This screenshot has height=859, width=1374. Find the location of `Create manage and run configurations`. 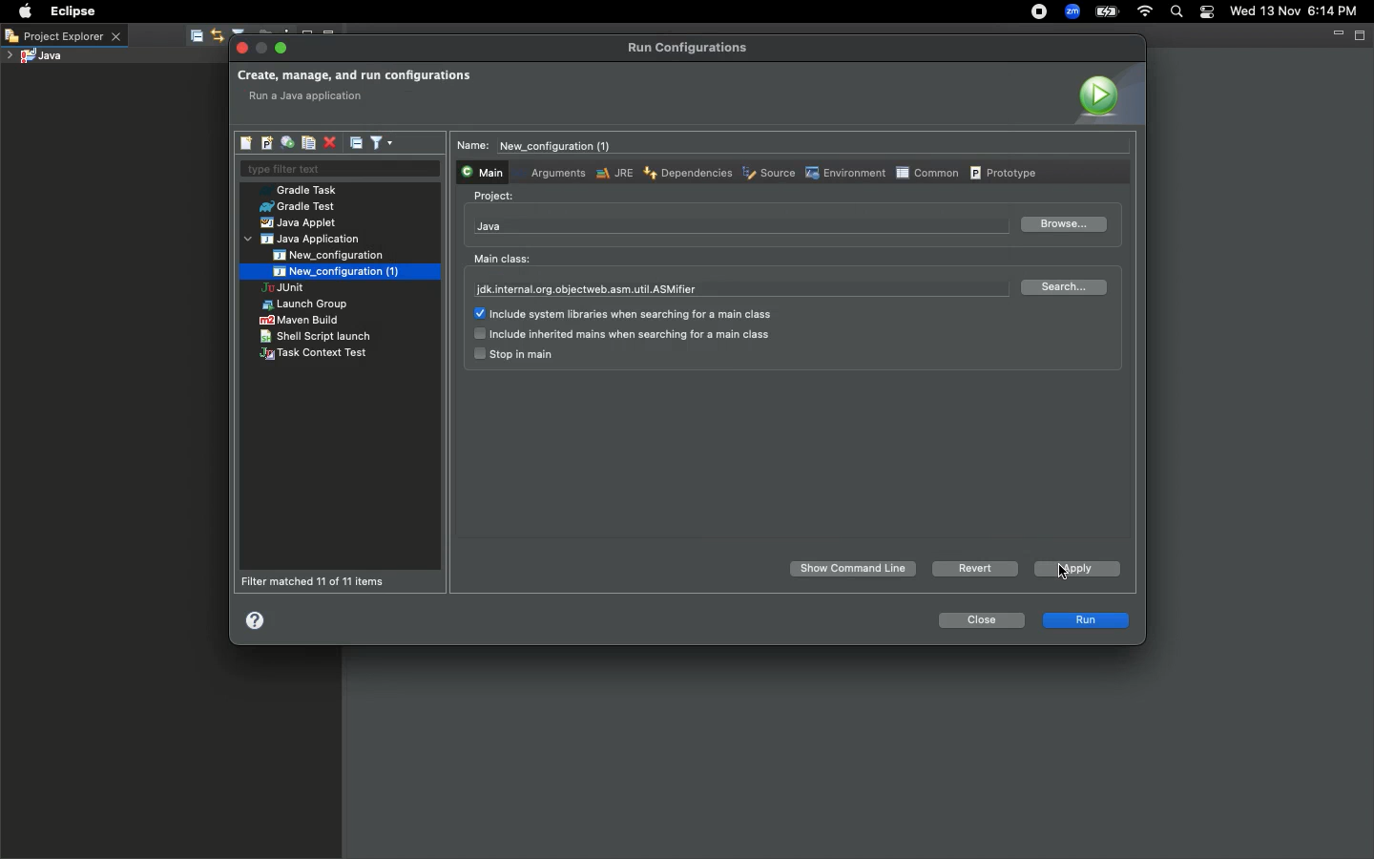

Create manage and run configurations is located at coordinates (354, 76).